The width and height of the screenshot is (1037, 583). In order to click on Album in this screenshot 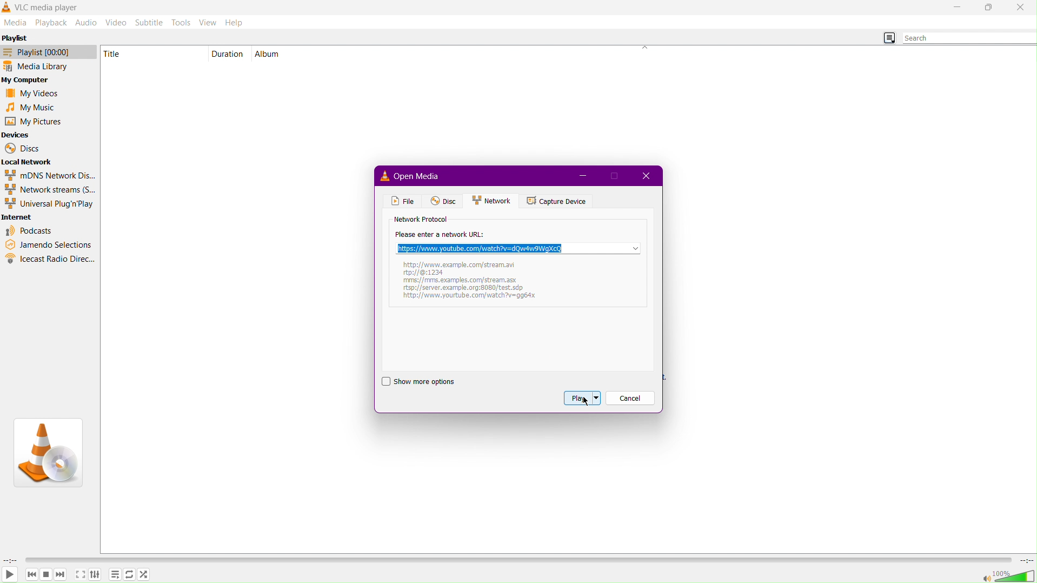, I will do `click(269, 53)`.